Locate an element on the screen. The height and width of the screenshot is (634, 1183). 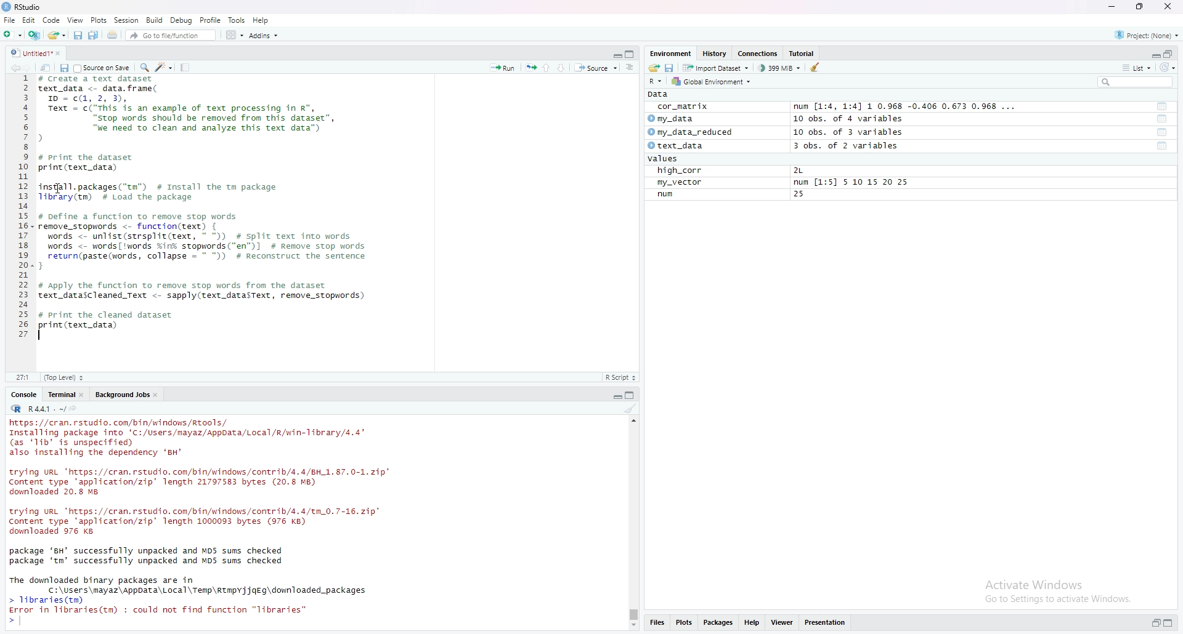
history is located at coordinates (715, 54).